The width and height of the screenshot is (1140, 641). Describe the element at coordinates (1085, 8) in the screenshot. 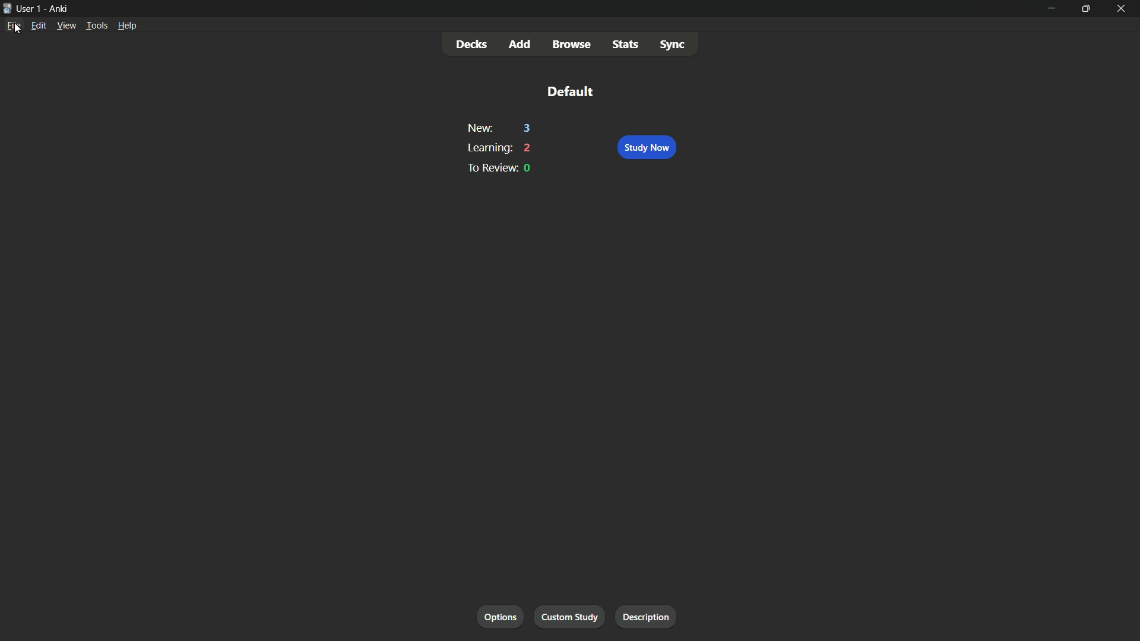

I see `maximize` at that location.